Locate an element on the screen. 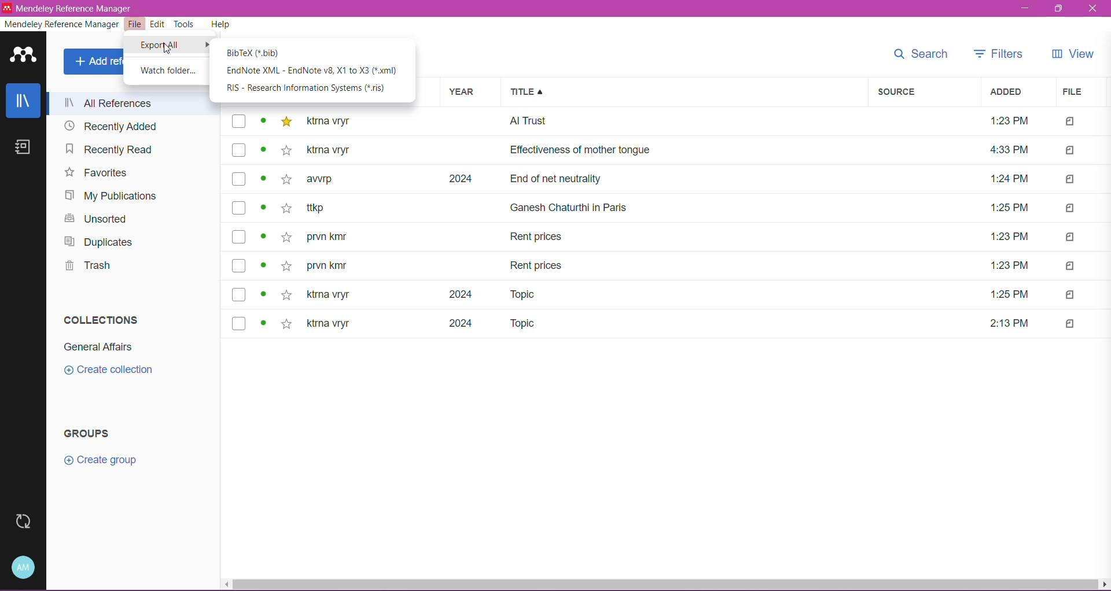  Tools is located at coordinates (185, 25).